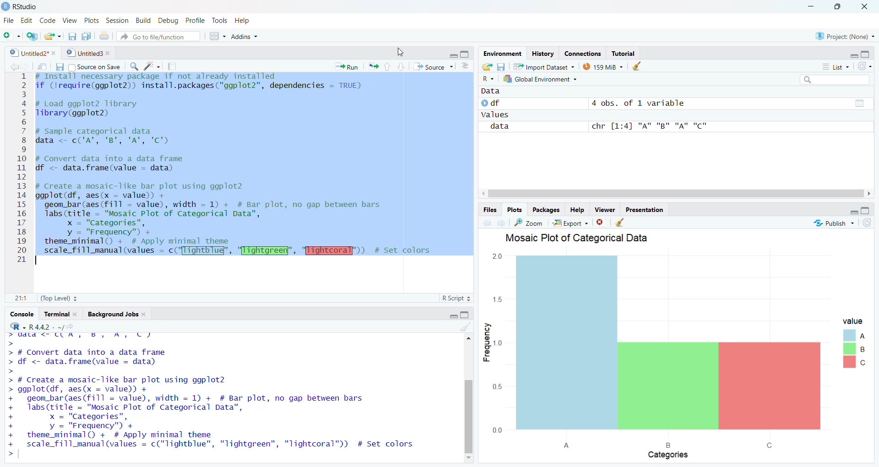  I want to click on chr [1:4] "A" "B"™ "A" "C", so click(647, 127).